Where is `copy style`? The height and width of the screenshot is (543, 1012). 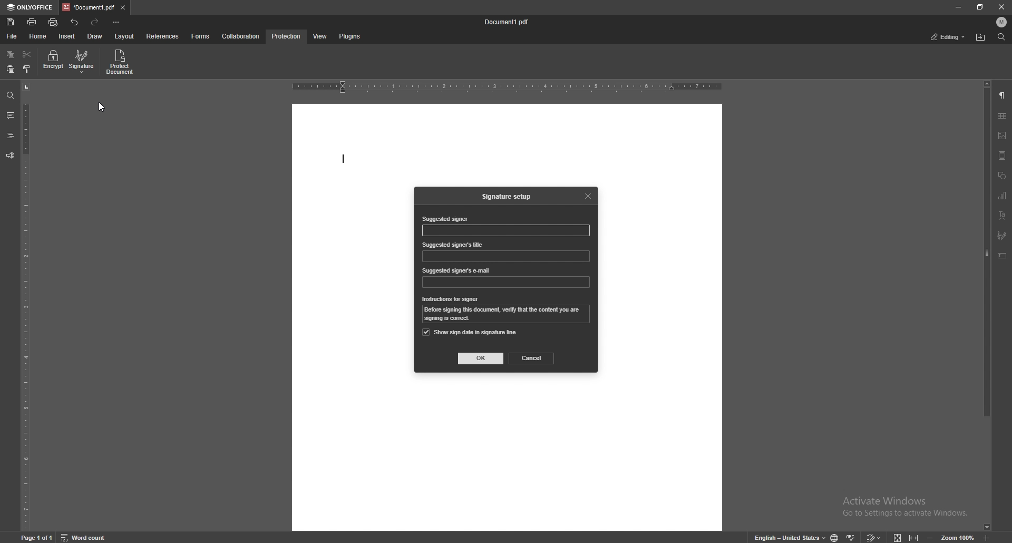 copy style is located at coordinates (27, 69).